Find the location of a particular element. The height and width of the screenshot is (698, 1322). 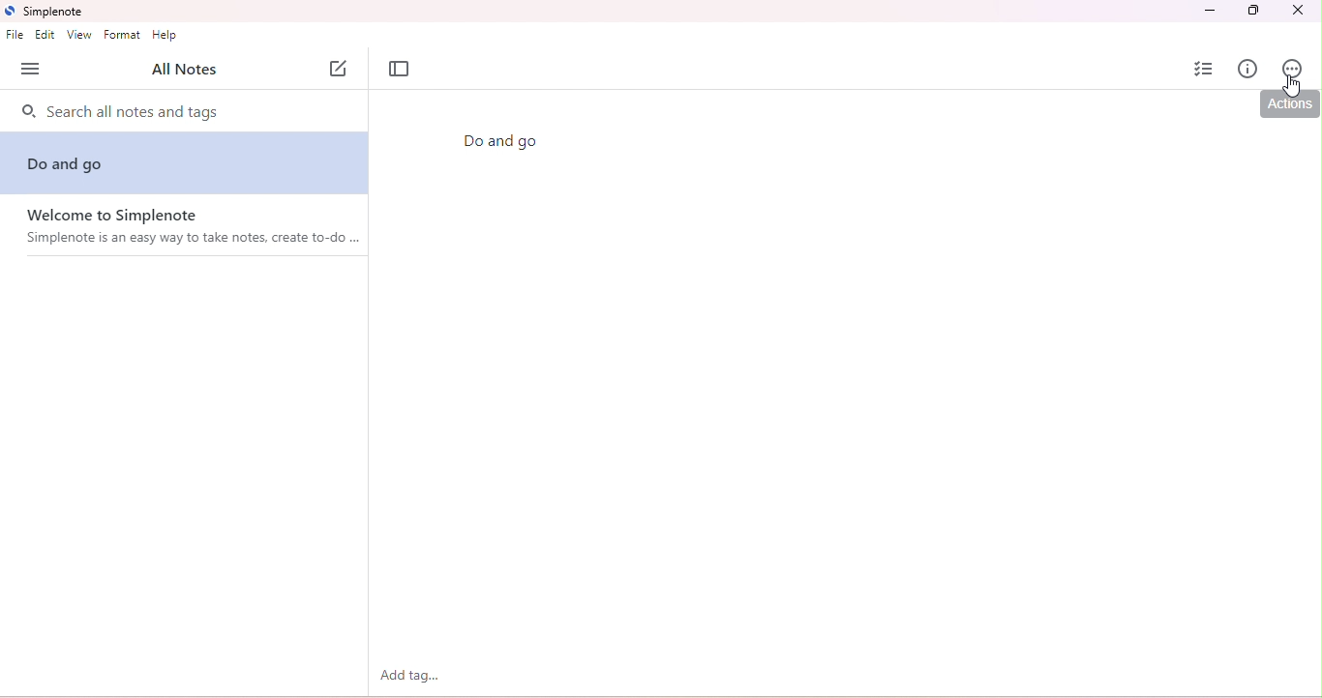

minimize is located at coordinates (1208, 11).